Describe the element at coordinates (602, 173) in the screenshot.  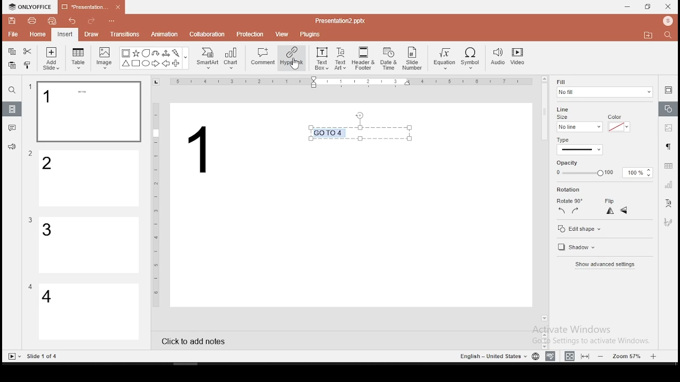
I see `opacity` at that location.